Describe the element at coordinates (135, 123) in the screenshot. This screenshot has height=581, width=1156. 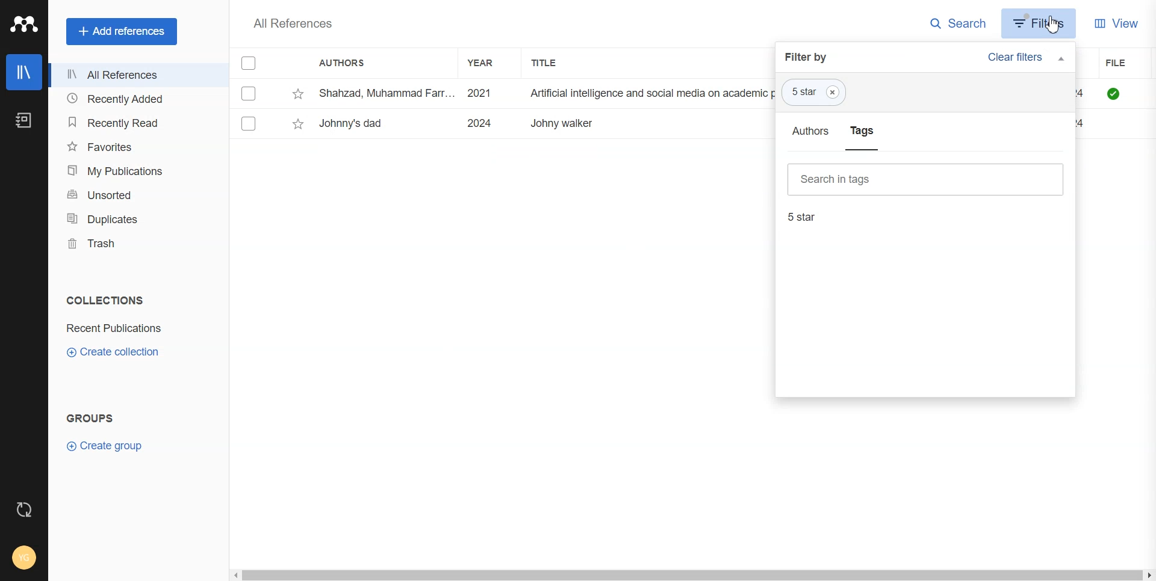
I see `Recently Read` at that location.